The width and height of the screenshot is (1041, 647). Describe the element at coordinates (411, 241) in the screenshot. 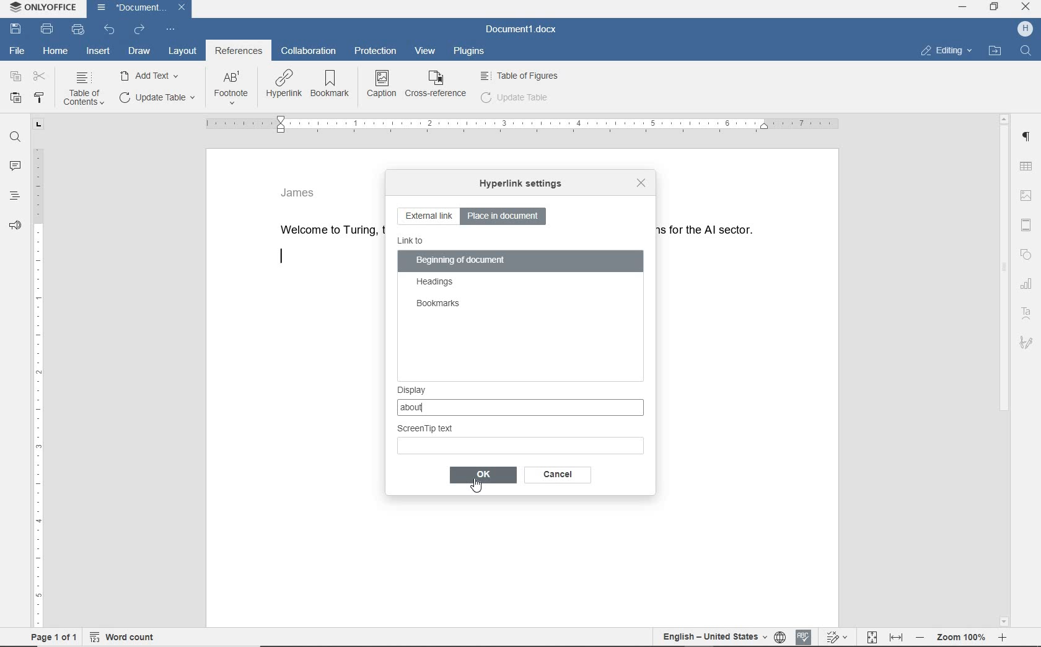

I see `link to` at that location.